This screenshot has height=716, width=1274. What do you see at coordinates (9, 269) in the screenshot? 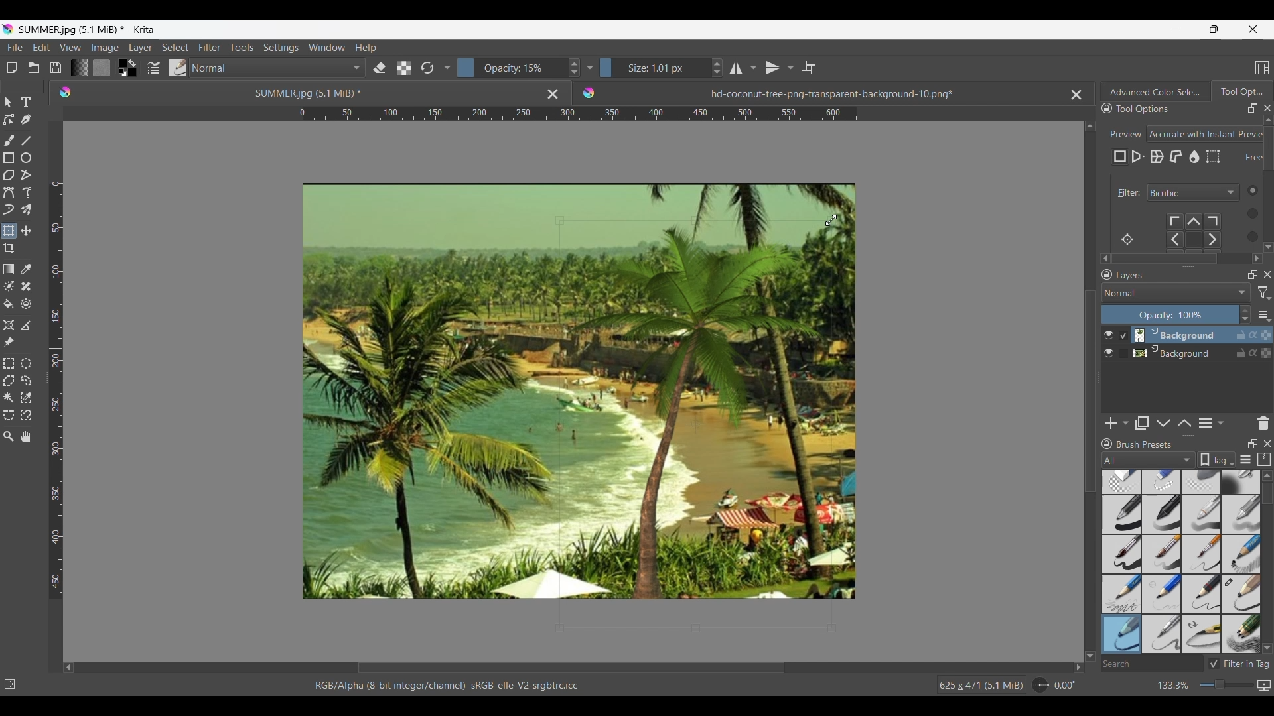
I see `Gradient tool` at bounding box center [9, 269].